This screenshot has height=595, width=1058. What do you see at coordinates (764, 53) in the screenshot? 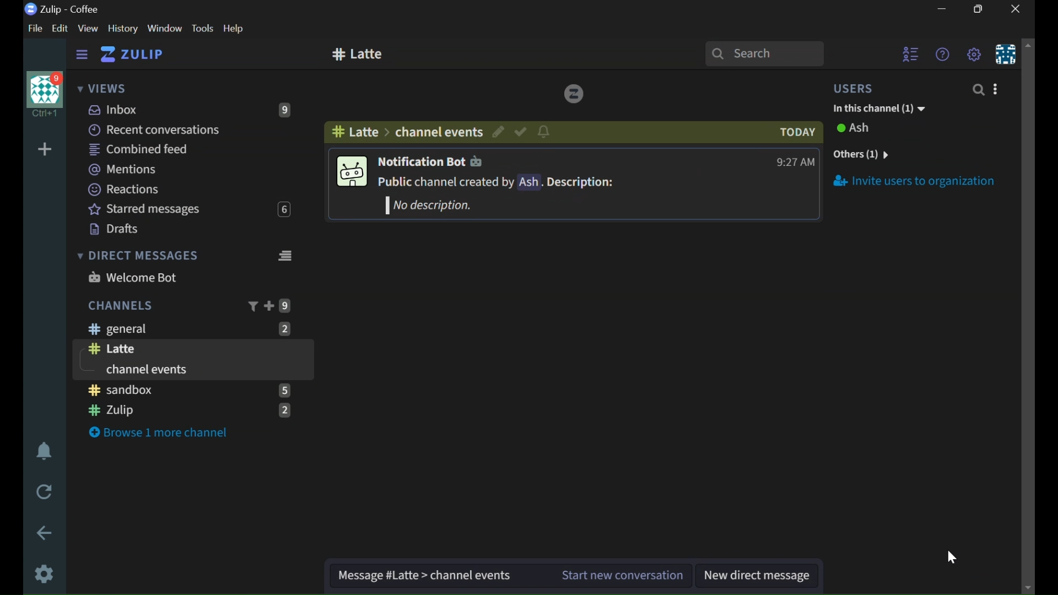
I see `search` at bounding box center [764, 53].